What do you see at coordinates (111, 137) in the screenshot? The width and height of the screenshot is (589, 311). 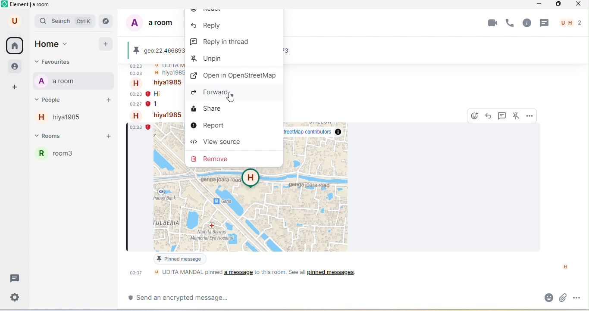 I see `add room` at bounding box center [111, 137].